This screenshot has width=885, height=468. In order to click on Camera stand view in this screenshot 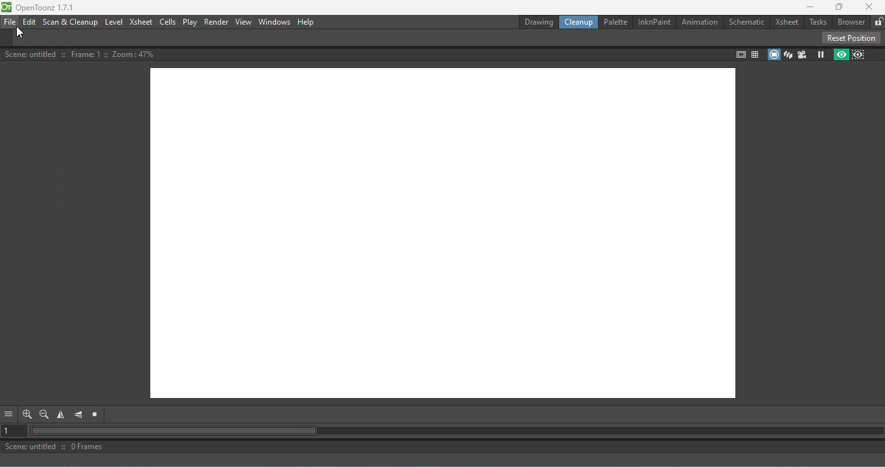, I will do `click(773, 53)`.